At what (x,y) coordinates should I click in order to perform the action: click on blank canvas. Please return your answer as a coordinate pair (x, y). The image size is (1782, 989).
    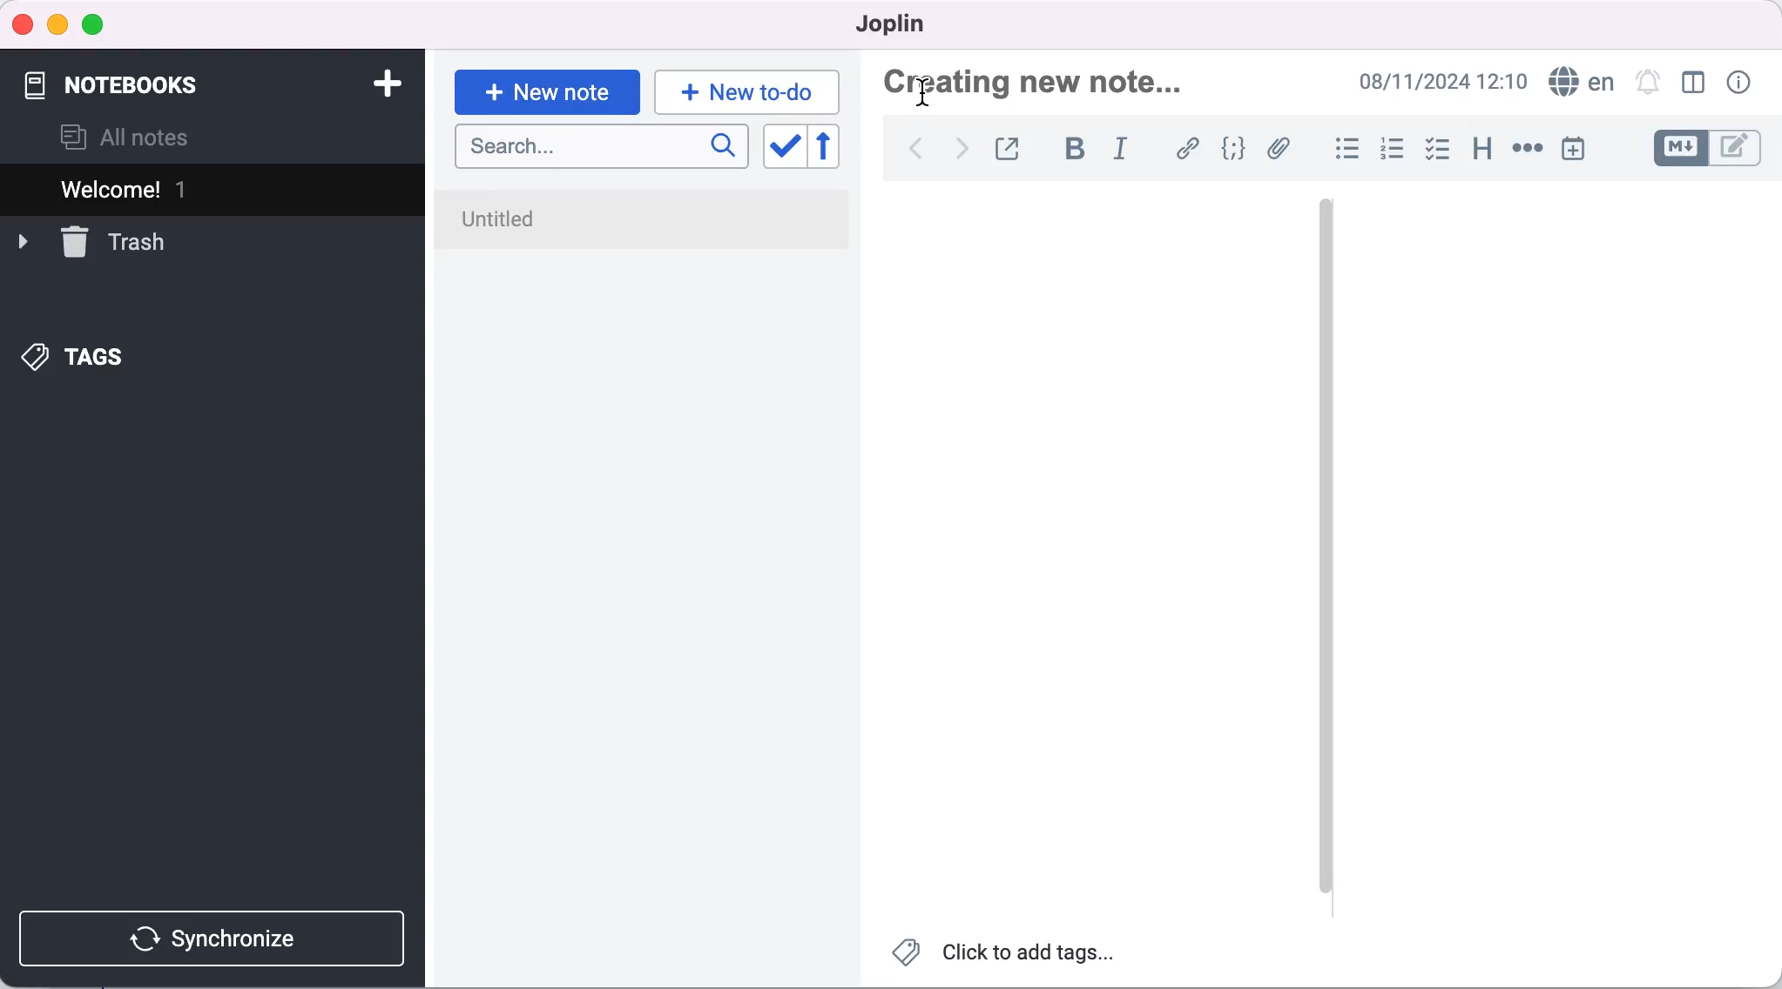
    Looking at the image, I should click on (1528, 558).